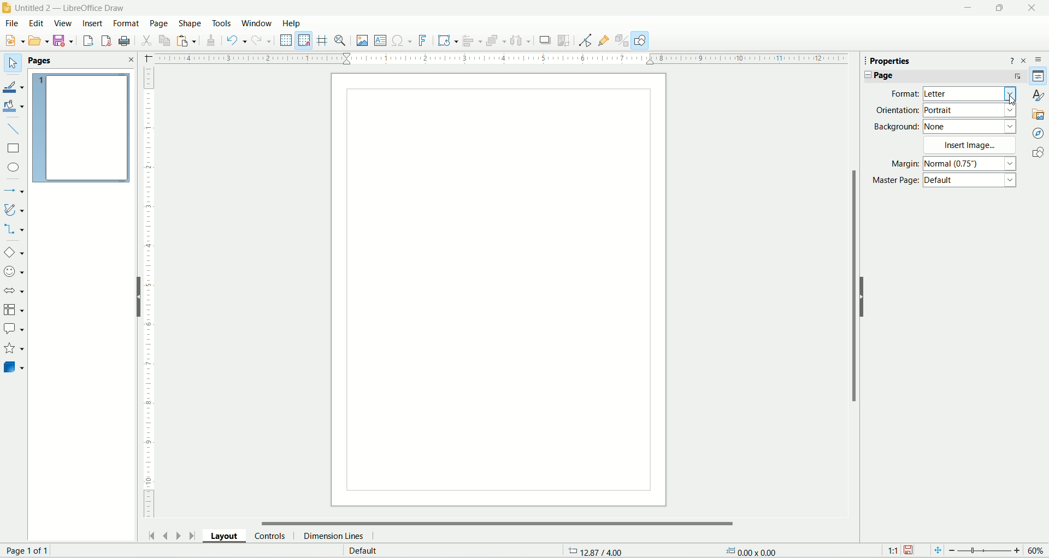  I want to click on redo, so click(263, 40).